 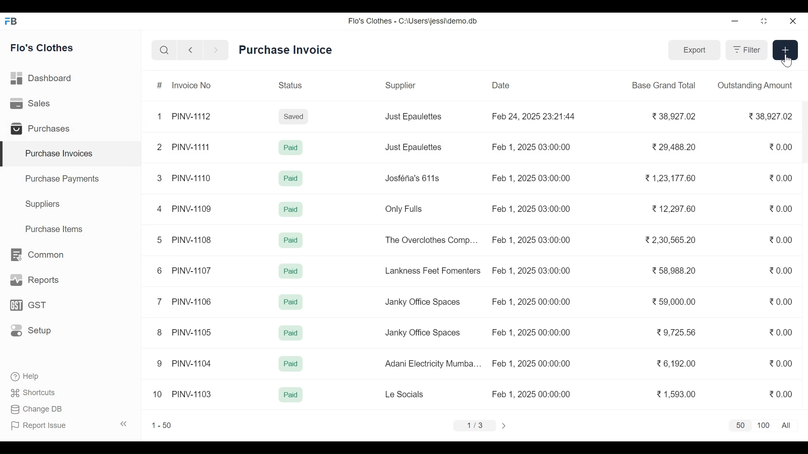 What do you see at coordinates (56, 229) in the screenshot?
I see `Purchase Items` at bounding box center [56, 229].